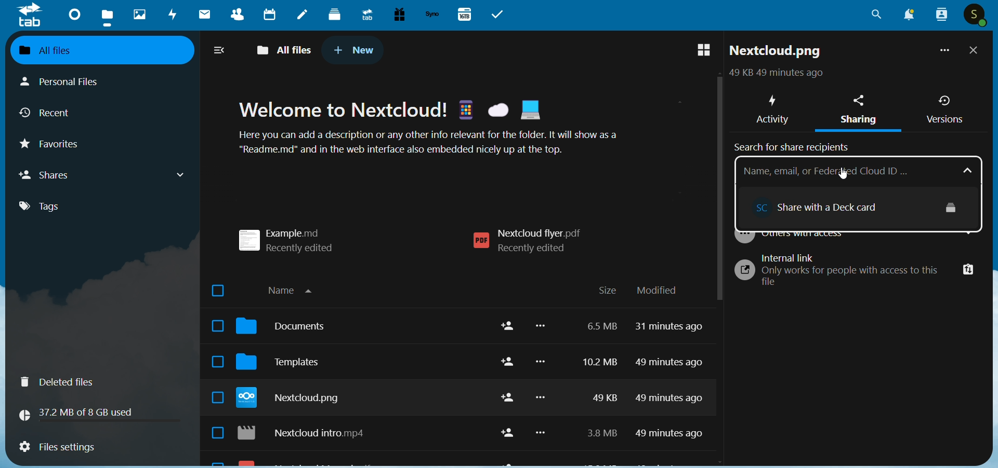  Describe the element at coordinates (295, 288) in the screenshot. I see `name` at that location.